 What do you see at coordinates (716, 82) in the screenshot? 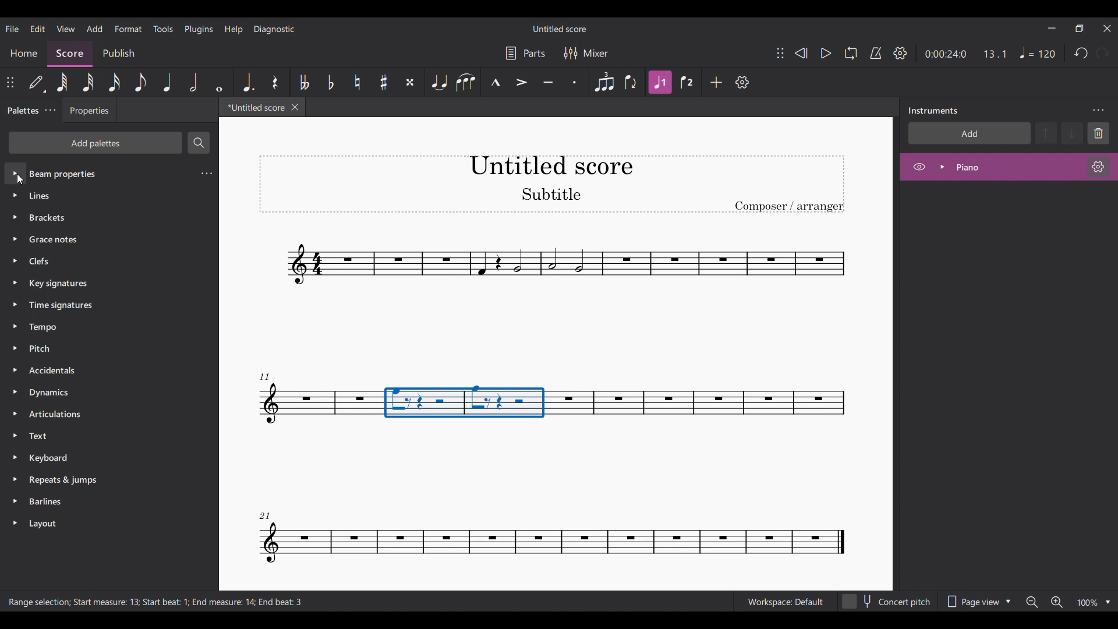
I see `Add` at bounding box center [716, 82].